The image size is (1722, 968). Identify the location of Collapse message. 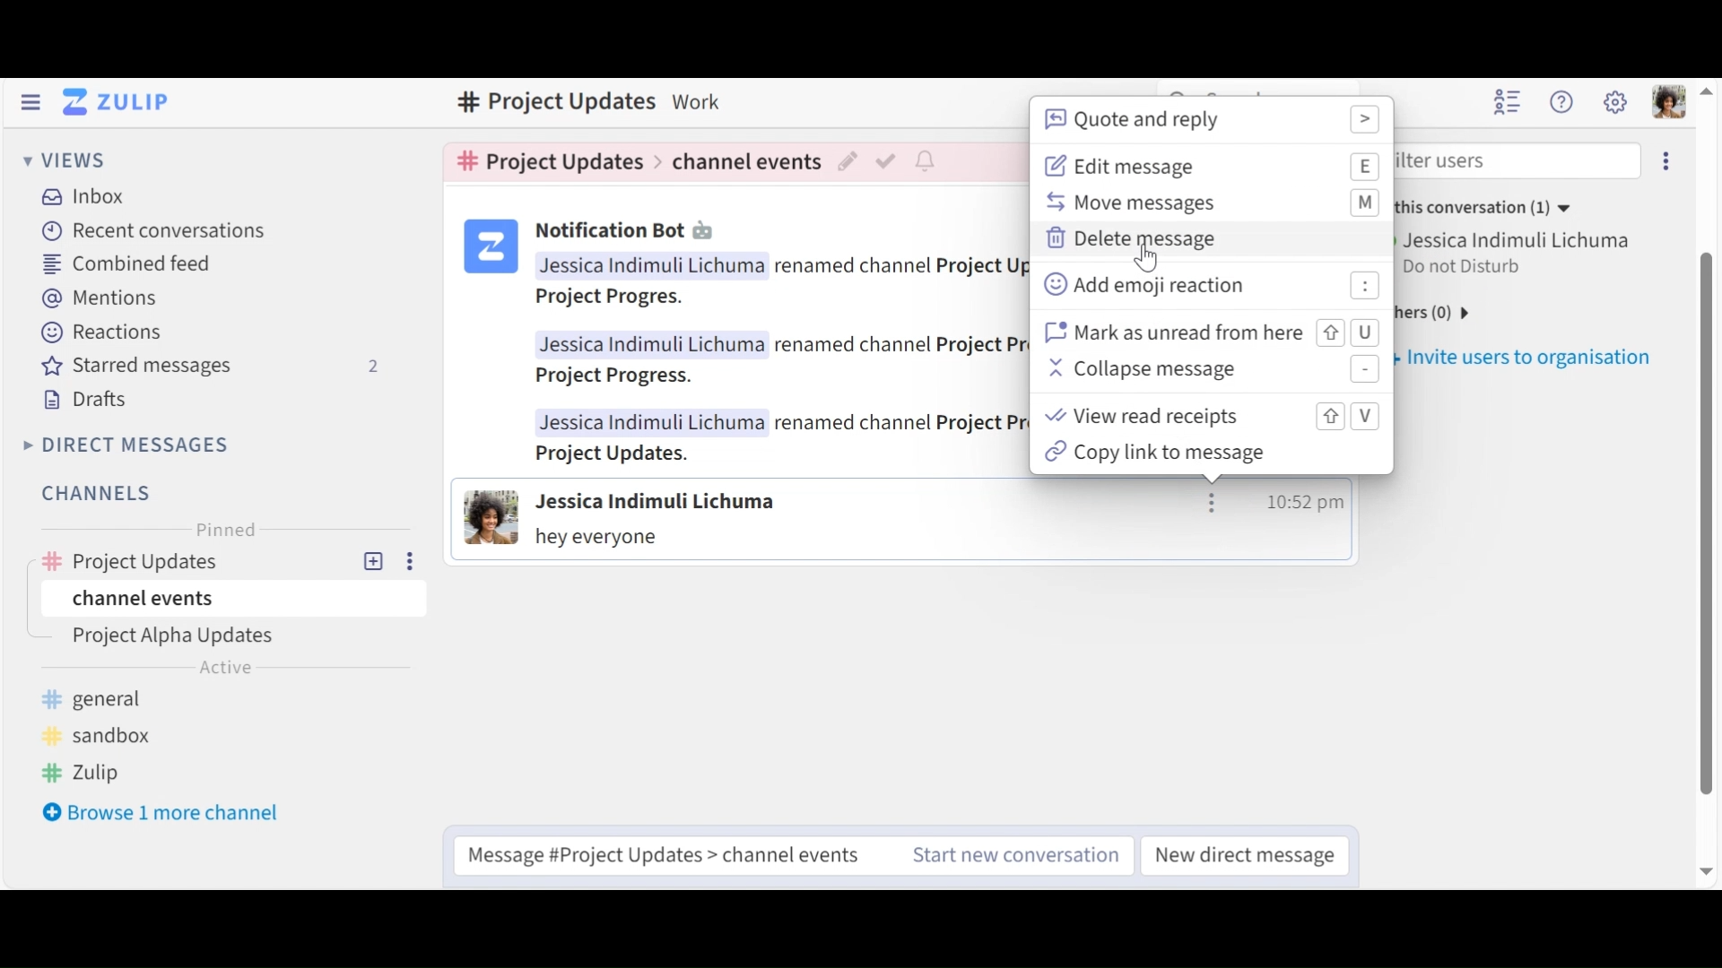
(1207, 370).